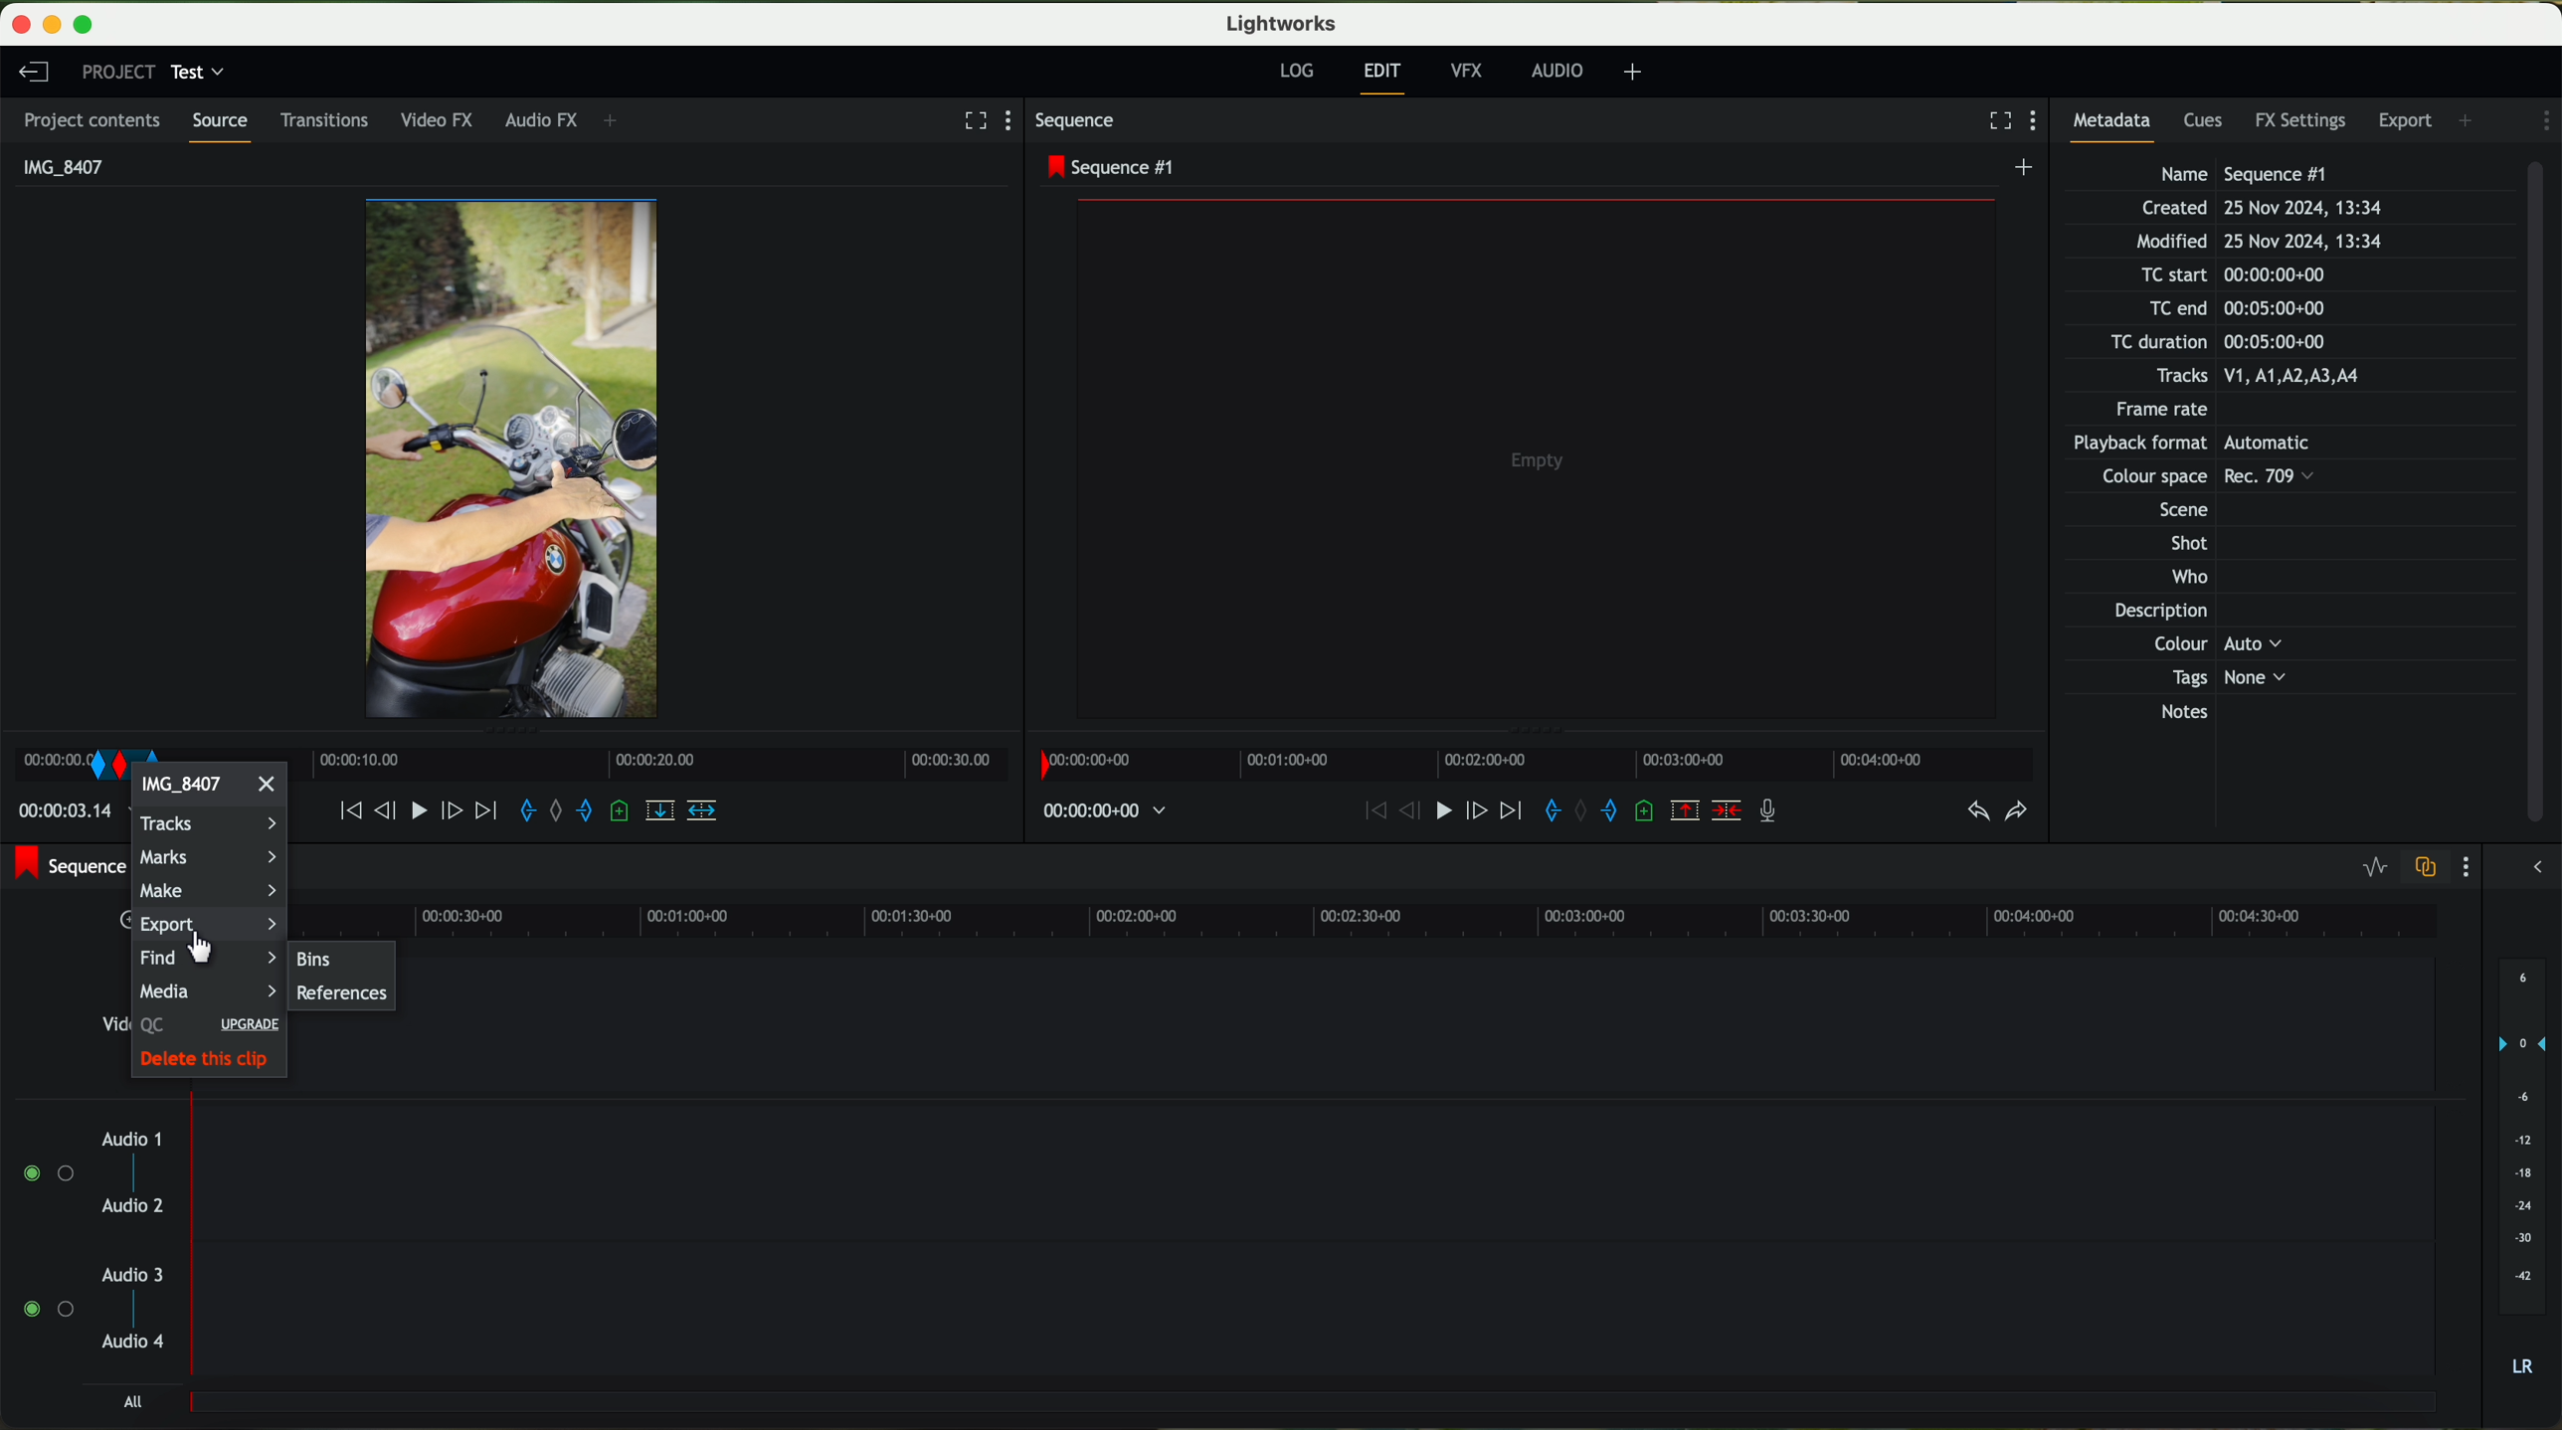 This screenshot has height=1430, width=2562. I want to click on show settings menu, so click(1016, 121).